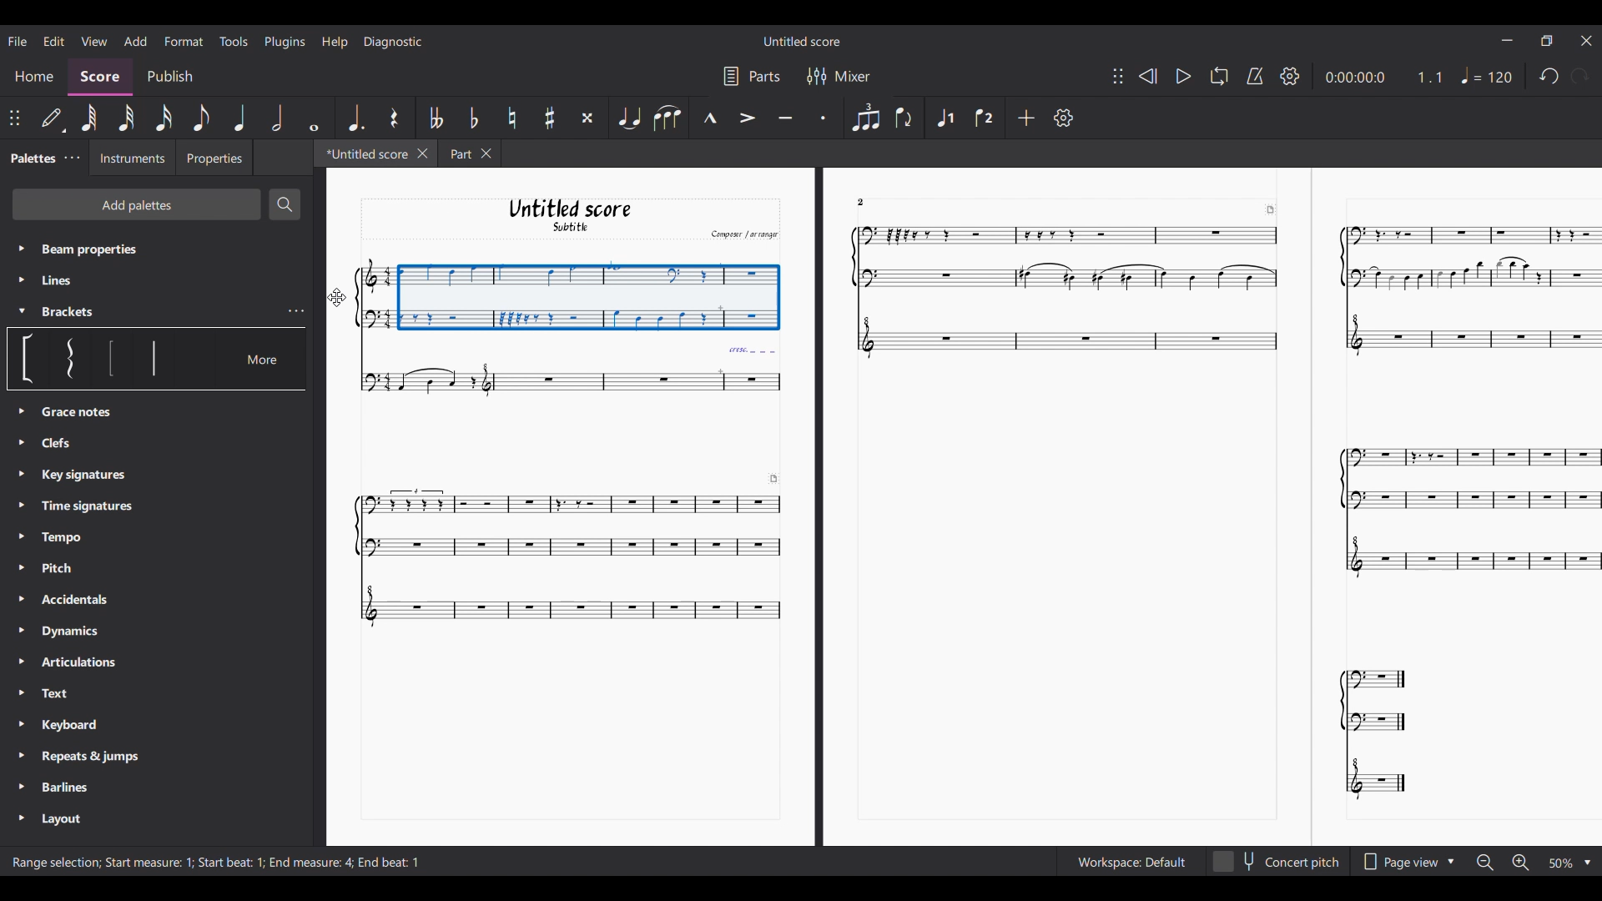 The height and width of the screenshot is (901, 1602). I want to click on End beat :1, so click(390, 862).